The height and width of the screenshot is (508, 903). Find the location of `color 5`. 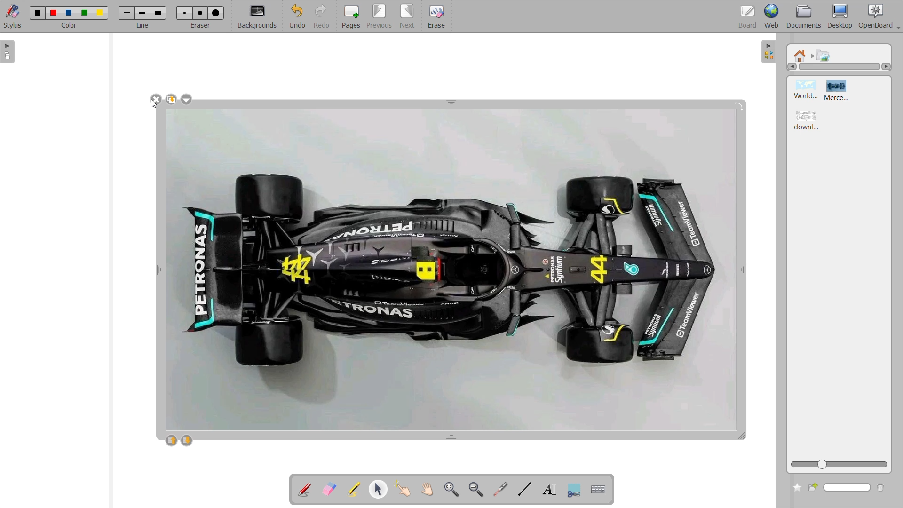

color 5 is located at coordinates (101, 12).